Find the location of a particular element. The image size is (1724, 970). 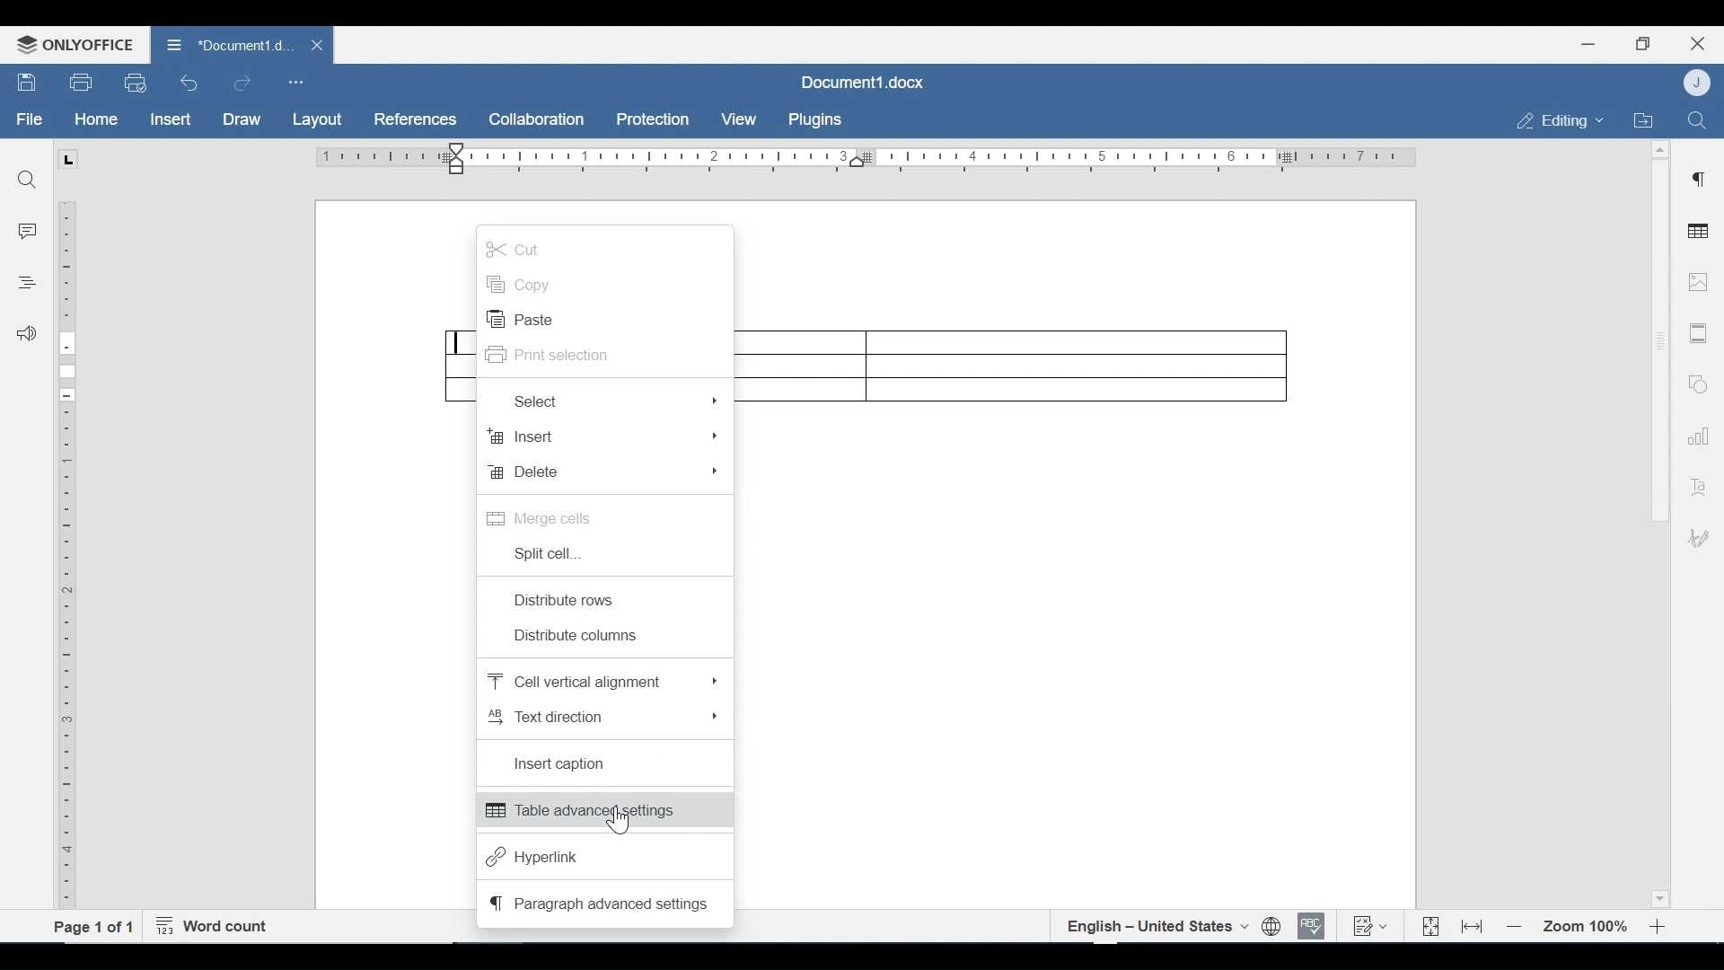

Editing is located at coordinates (1555, 120).